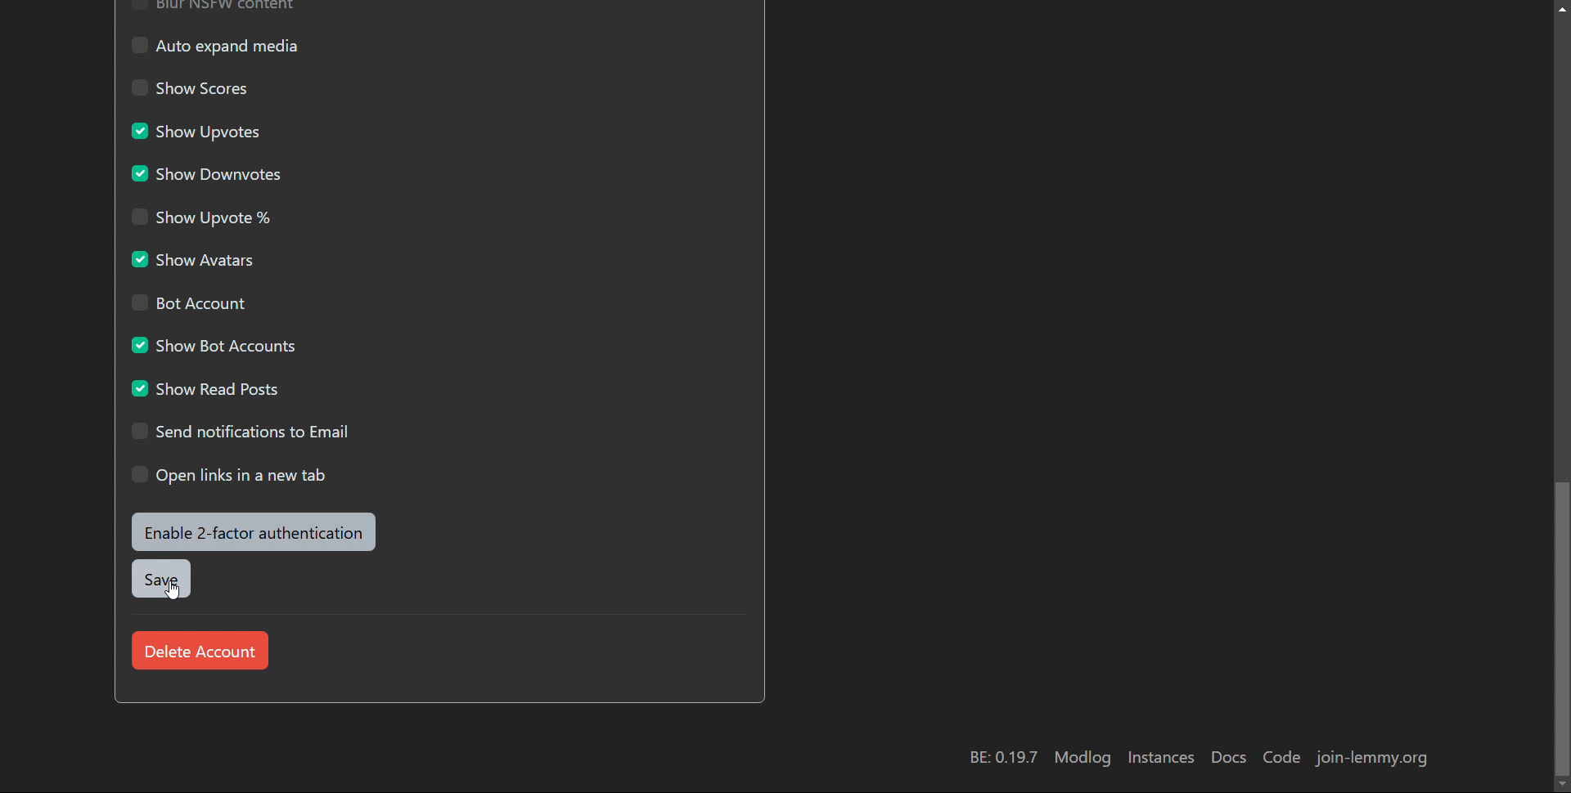  Describe the element at coordinates (229, 475) in the screenshot. I see `open links in a new tab` at that location.